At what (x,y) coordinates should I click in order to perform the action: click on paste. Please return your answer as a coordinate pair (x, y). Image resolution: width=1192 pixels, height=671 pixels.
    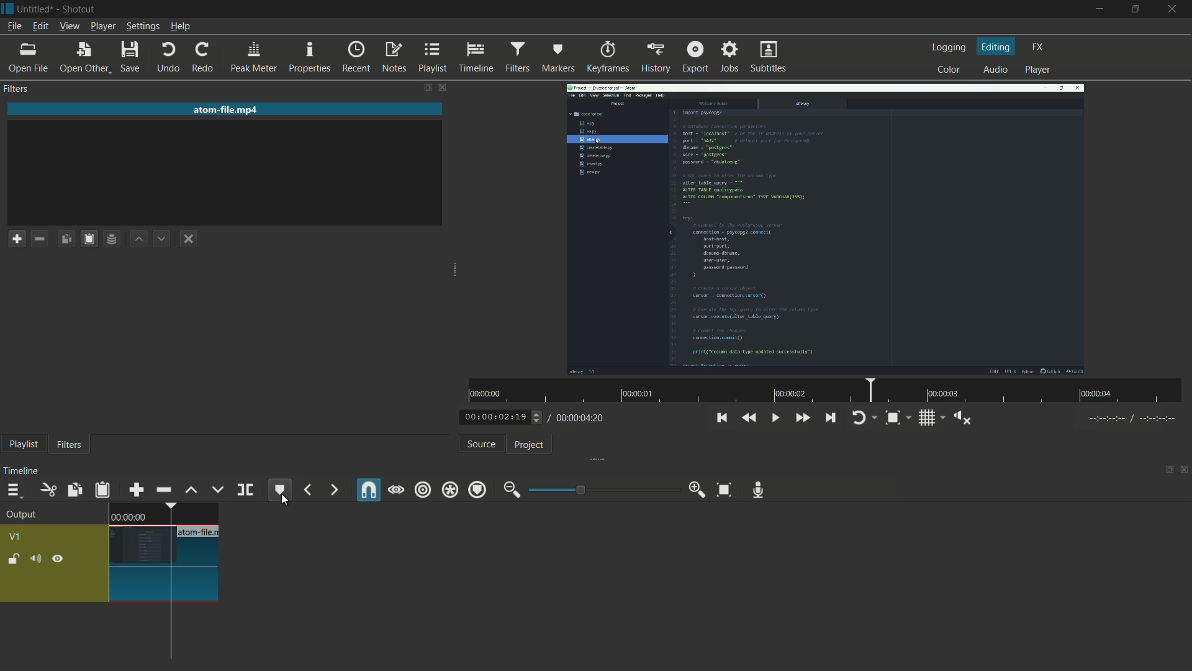
    Looking at the image, I should click on (102, 490).